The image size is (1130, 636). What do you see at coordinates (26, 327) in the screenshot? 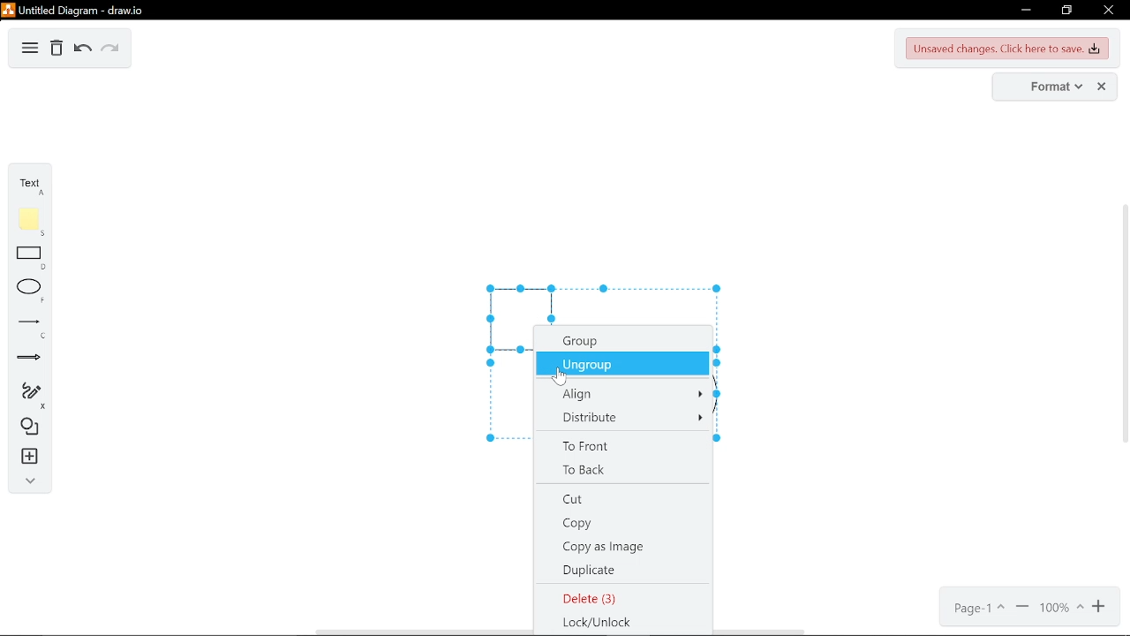
I see `line` at bounding box center [26, 327].